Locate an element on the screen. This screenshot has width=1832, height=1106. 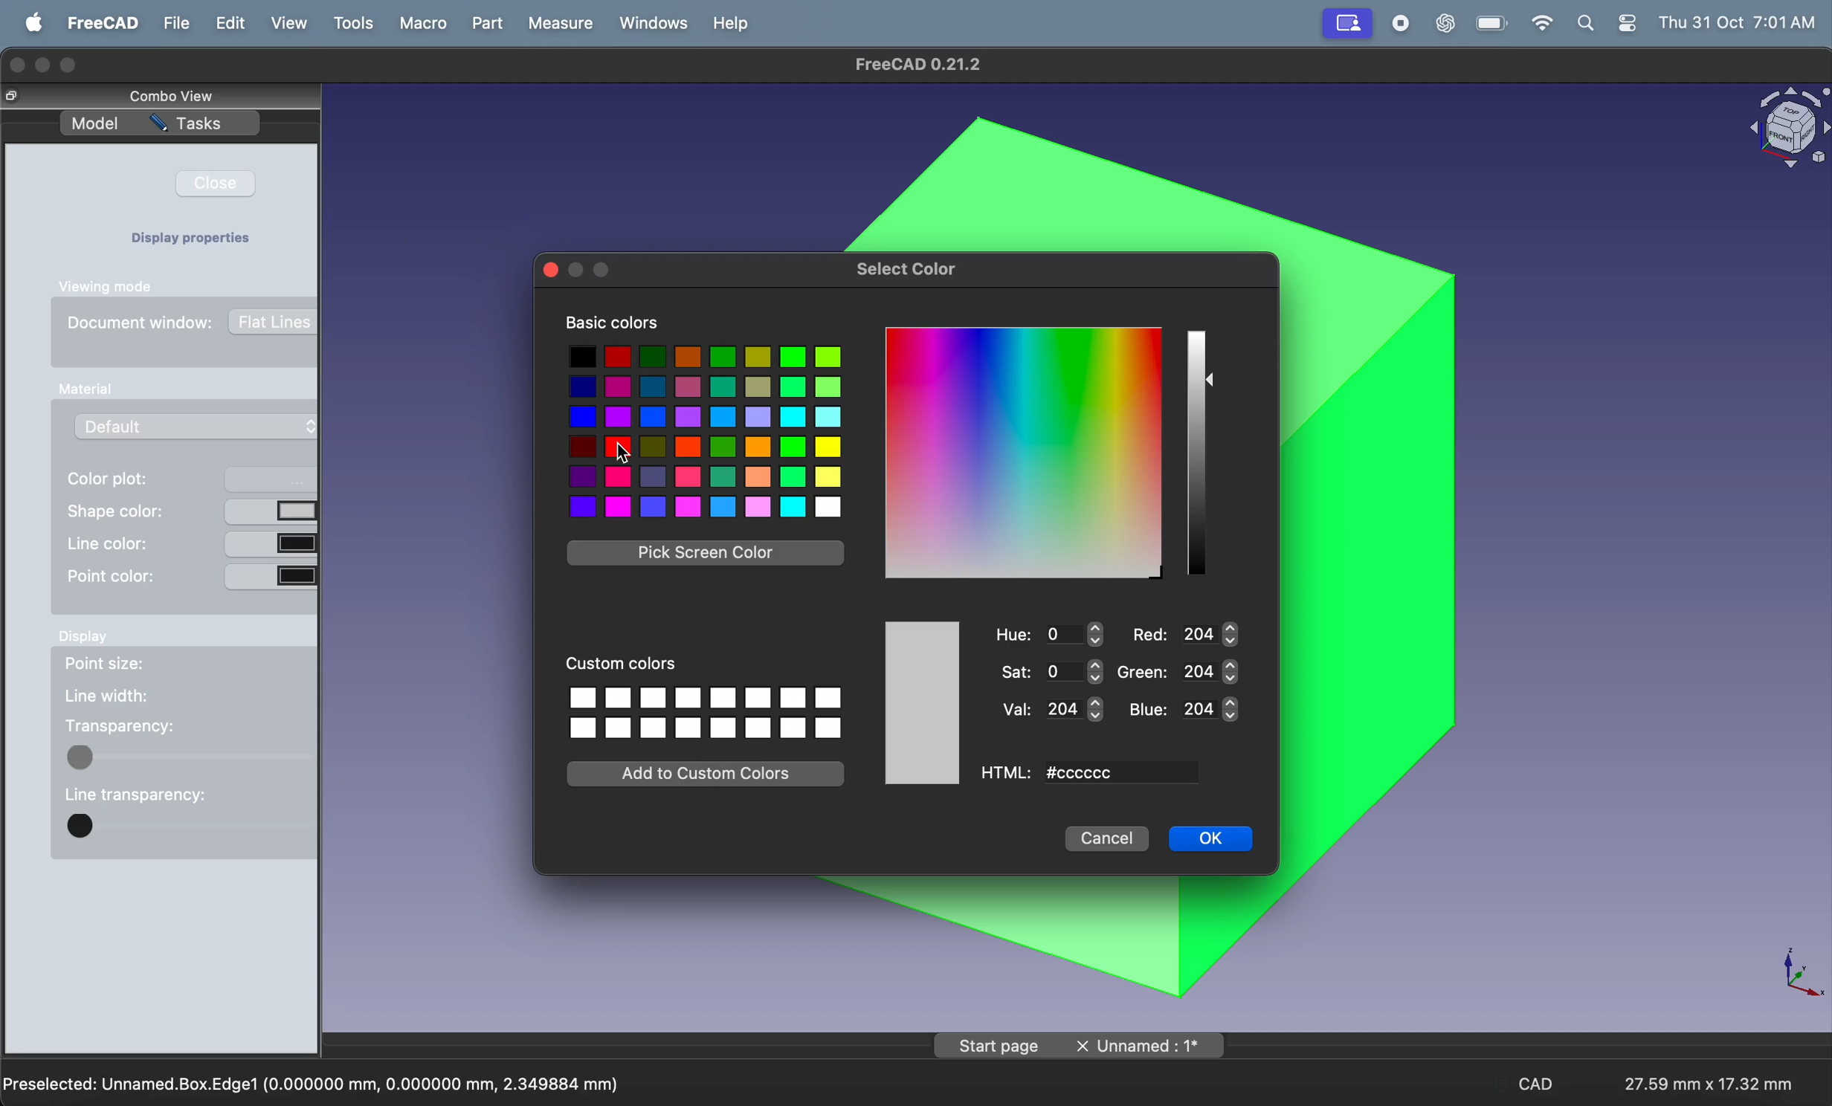
document window is located at coordinates (194, 328).